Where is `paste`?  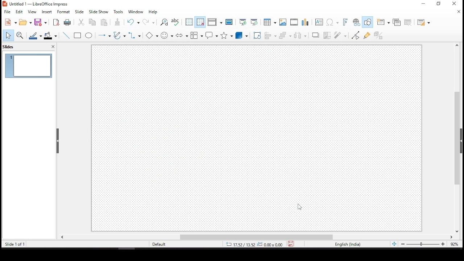 paste is located at coordinates (105, 22).